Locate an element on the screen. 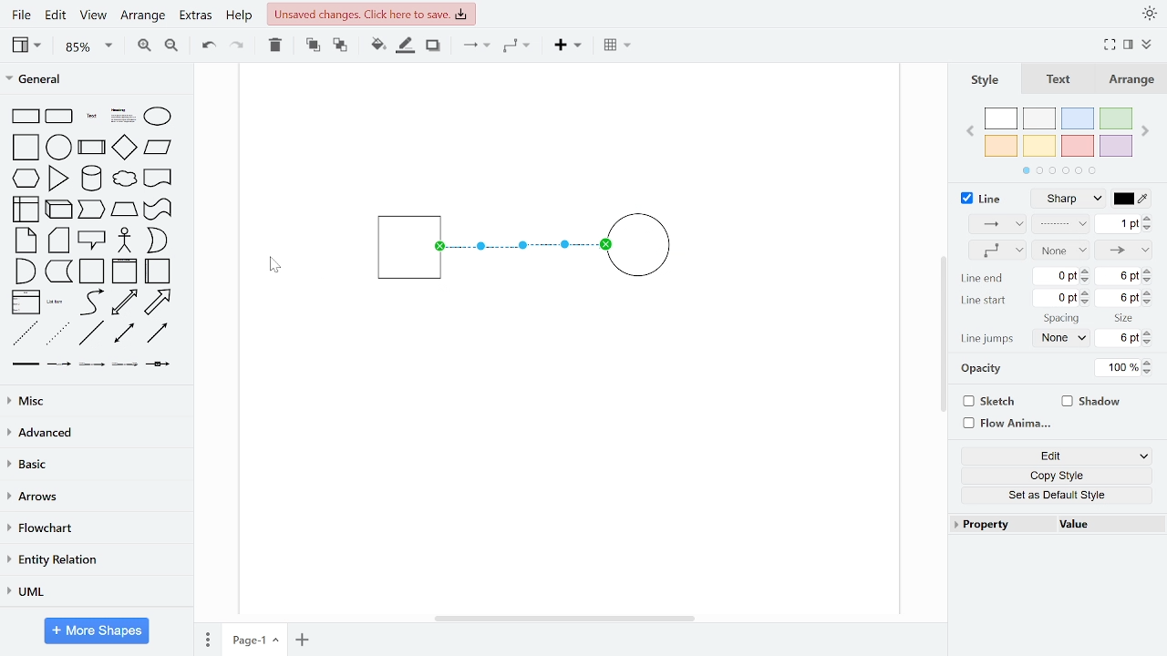 This screenshot has width=1167, height=656. bidirectional connector is located at coordinates (126, 333).